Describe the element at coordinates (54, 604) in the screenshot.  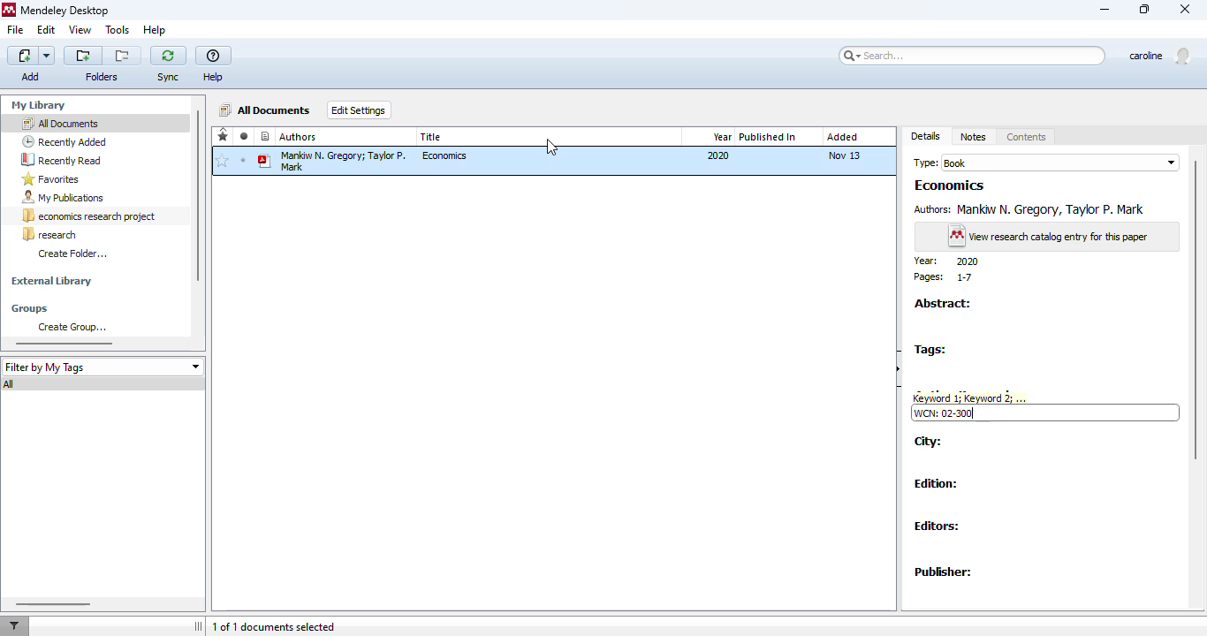
I see `horizontal scroll bar` at that location.